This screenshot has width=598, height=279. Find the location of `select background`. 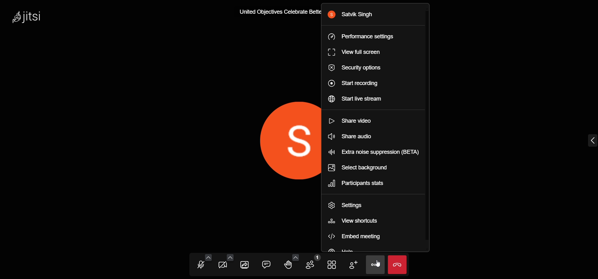

select background is located at coordinates (362, 167).